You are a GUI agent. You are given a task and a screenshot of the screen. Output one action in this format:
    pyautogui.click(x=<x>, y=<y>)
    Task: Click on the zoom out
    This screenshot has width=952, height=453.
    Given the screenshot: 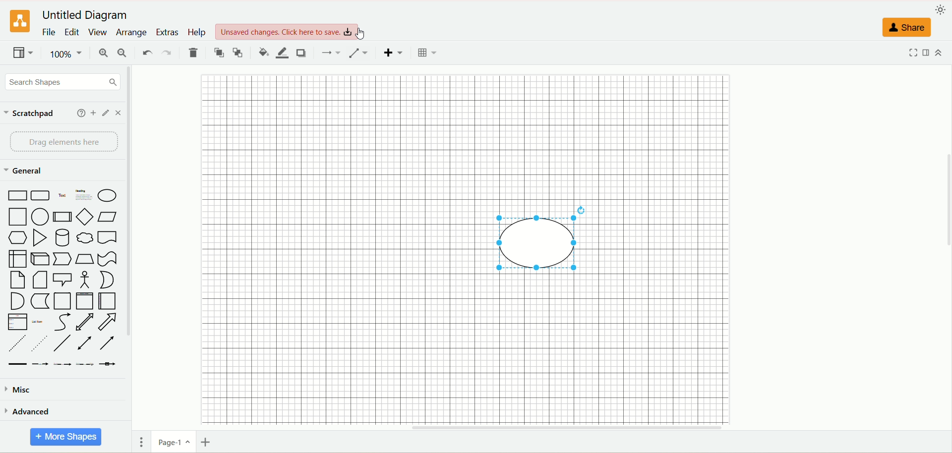 What is the action you would take?
    pyautogui.click(x=121, y=53)
    